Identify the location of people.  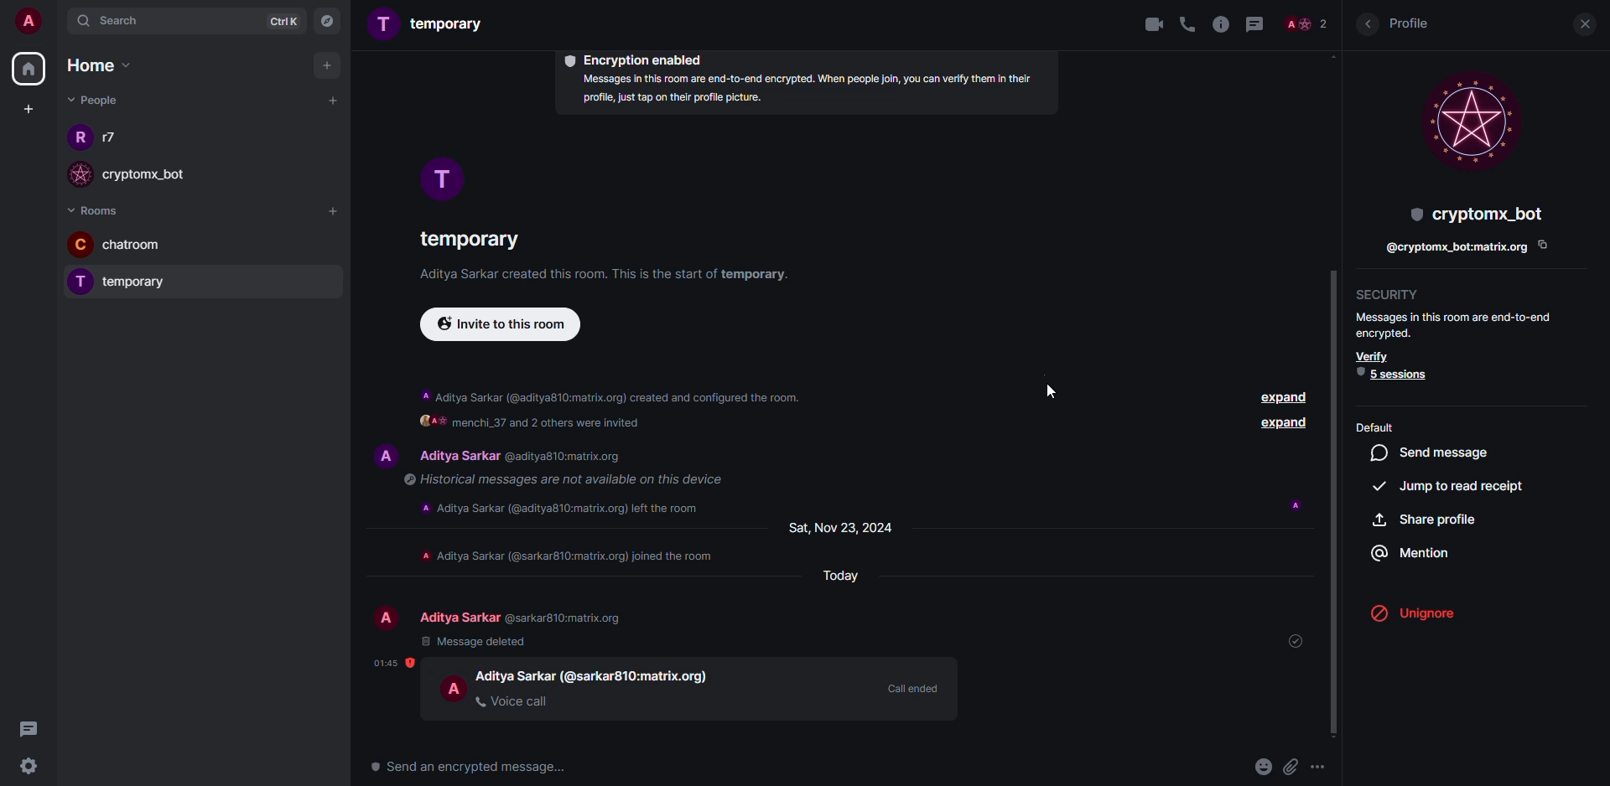
(1306, 23).